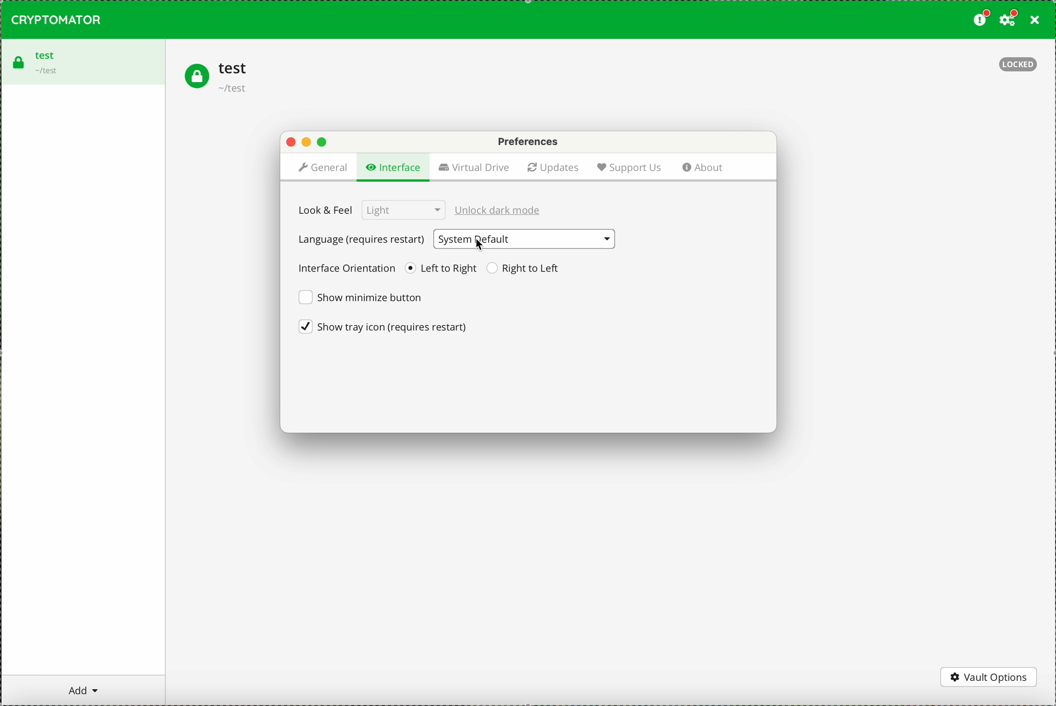 The width and height of the screenshot is (1056, 706). Describe the element at coordinates (322, 143) in the screenshot. I see `maximize` at that location.